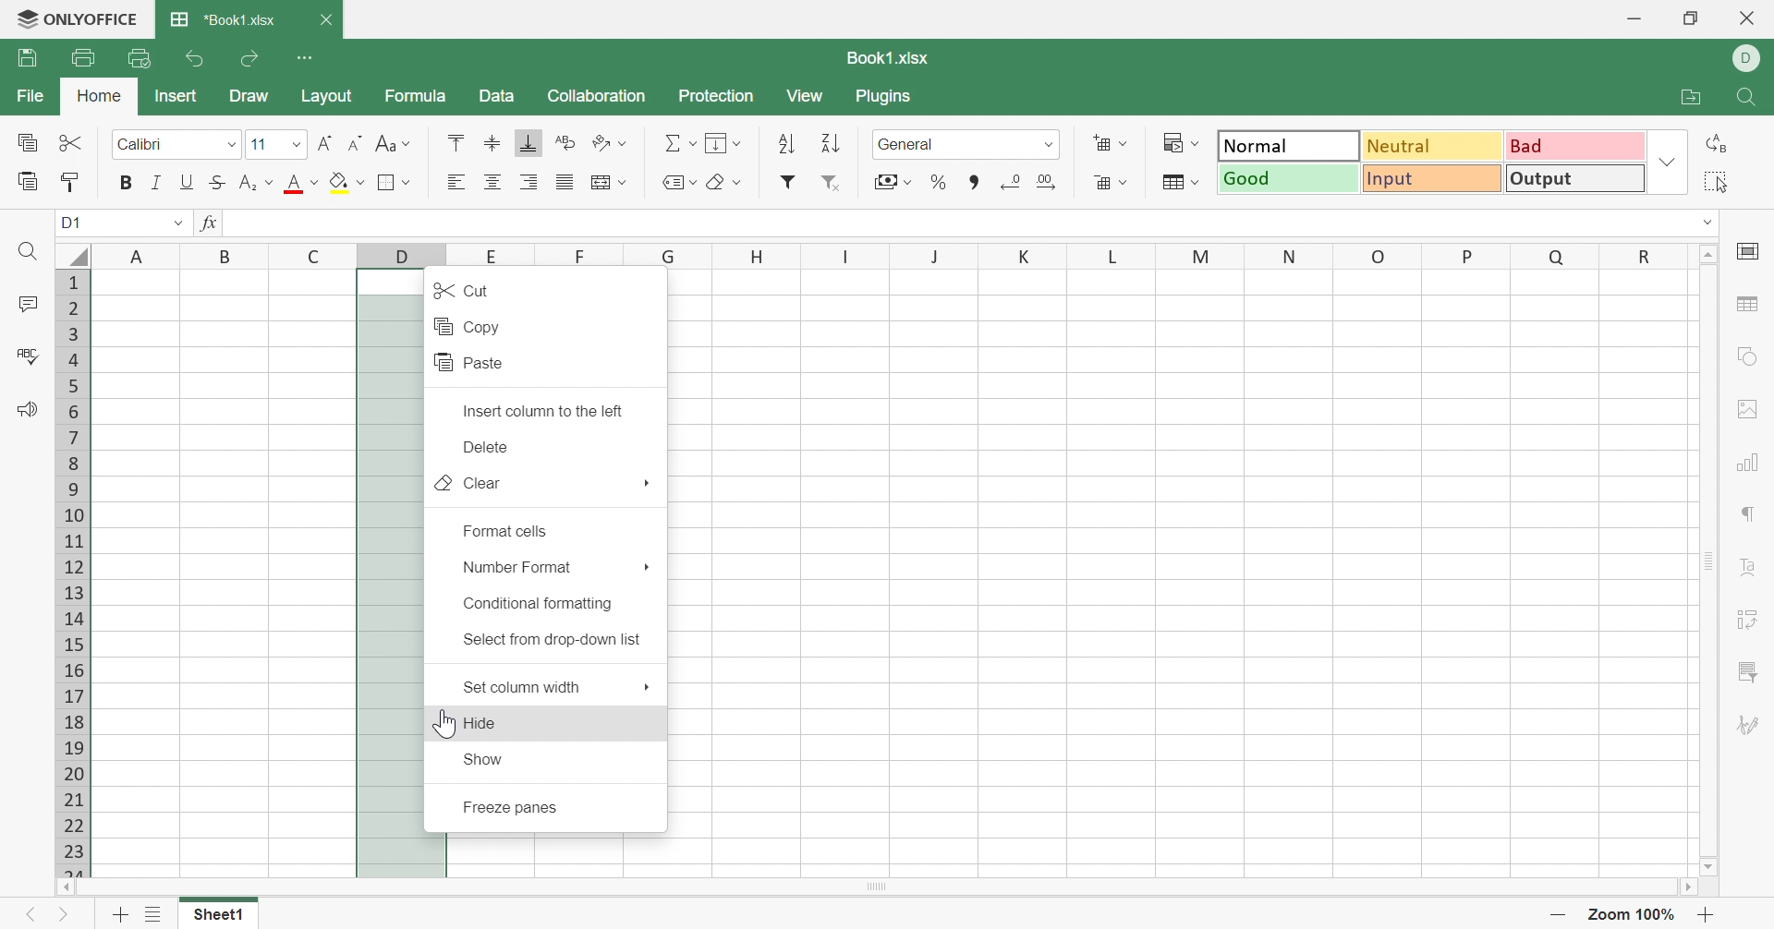 The height and width of the screenshot is (929, 1774). What do you see at coordinates (325, 141) in the screenshot?
I see `Increment font size` at bounding box center [325, 141].